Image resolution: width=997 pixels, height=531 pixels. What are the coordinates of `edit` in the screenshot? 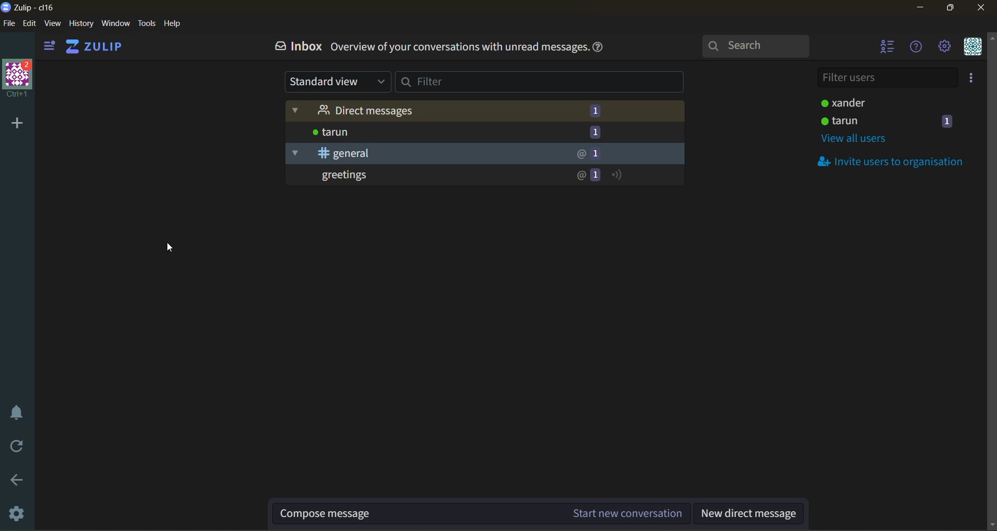 It's located at (30, 24).